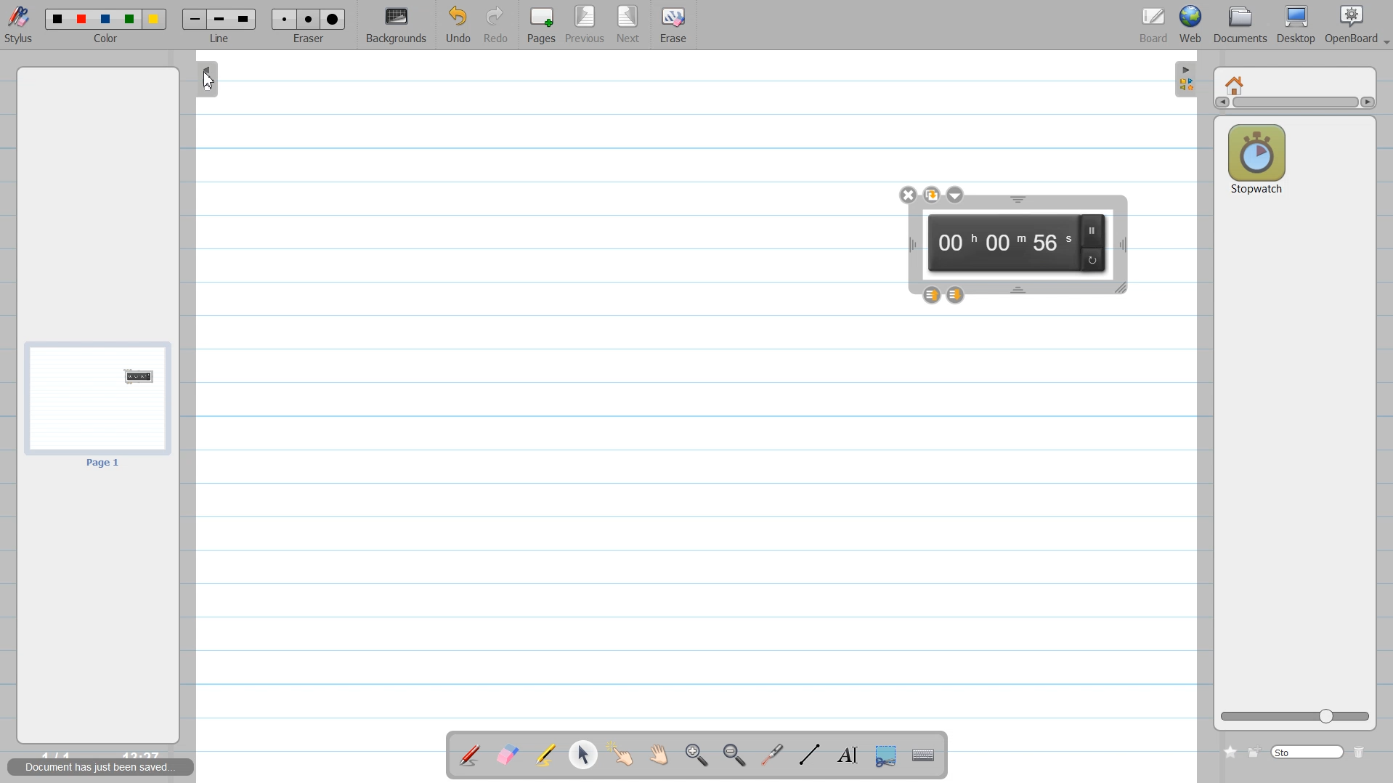  I want to click on Web, so click(1191, 25).